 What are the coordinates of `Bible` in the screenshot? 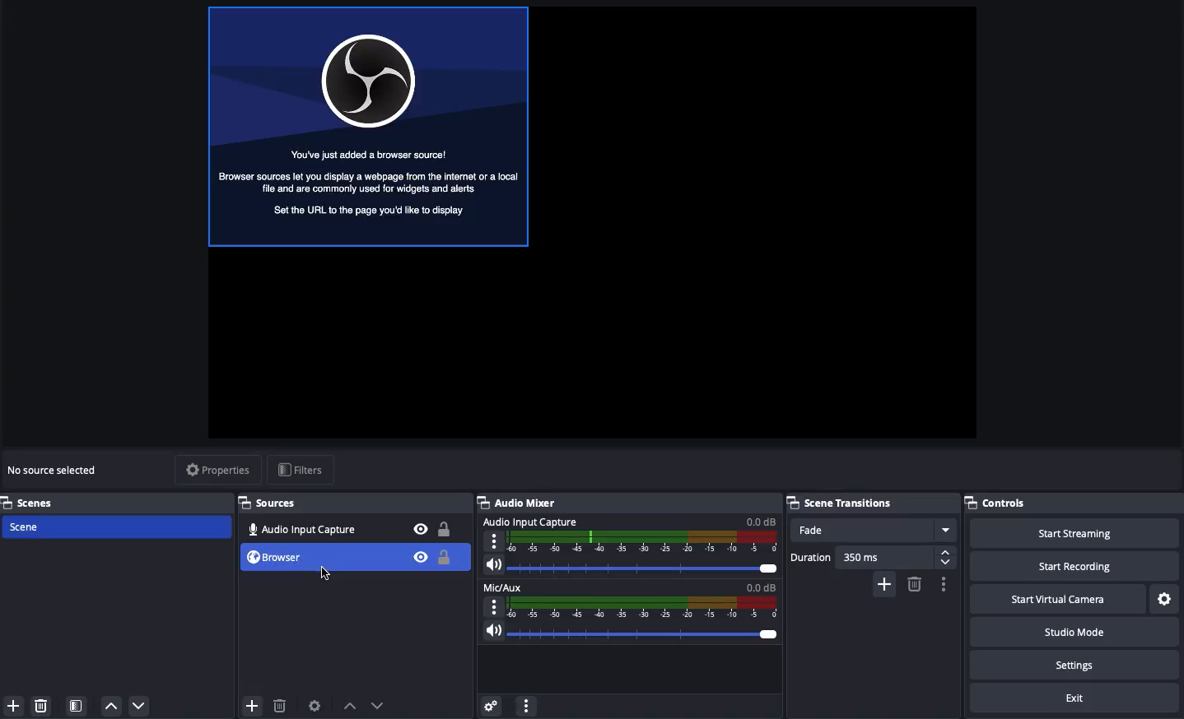 It's located at (420, 544).